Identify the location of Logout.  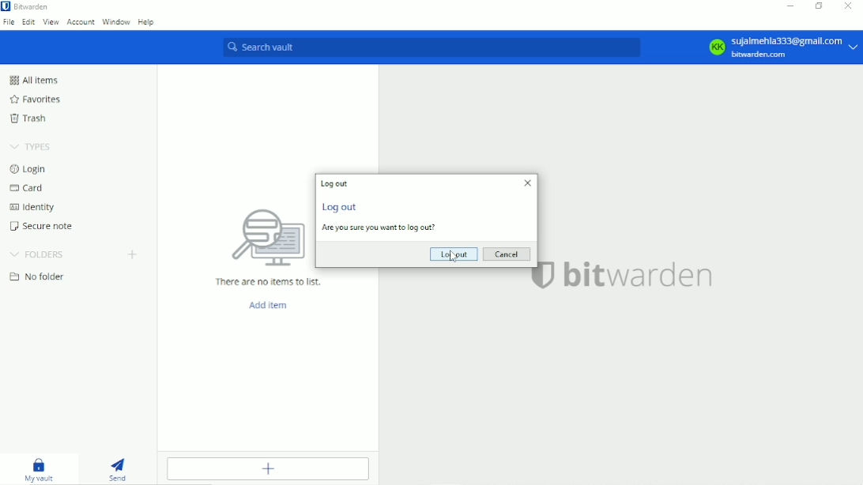
(454, 254).